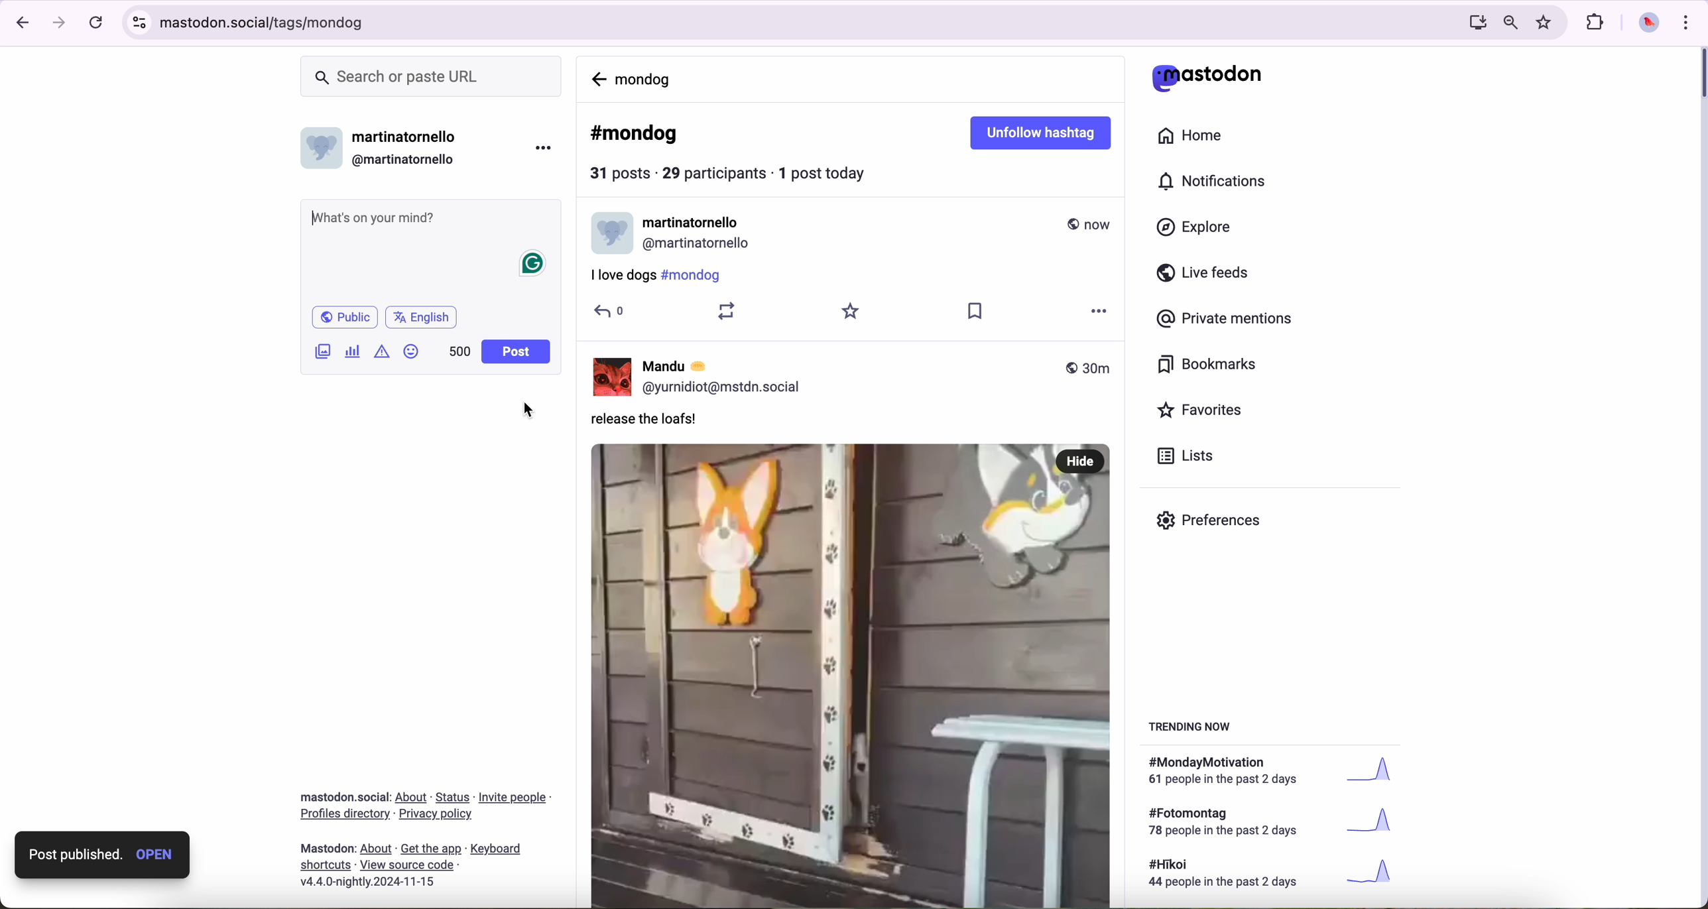  I want to click on #corgi, so click(753, 841).